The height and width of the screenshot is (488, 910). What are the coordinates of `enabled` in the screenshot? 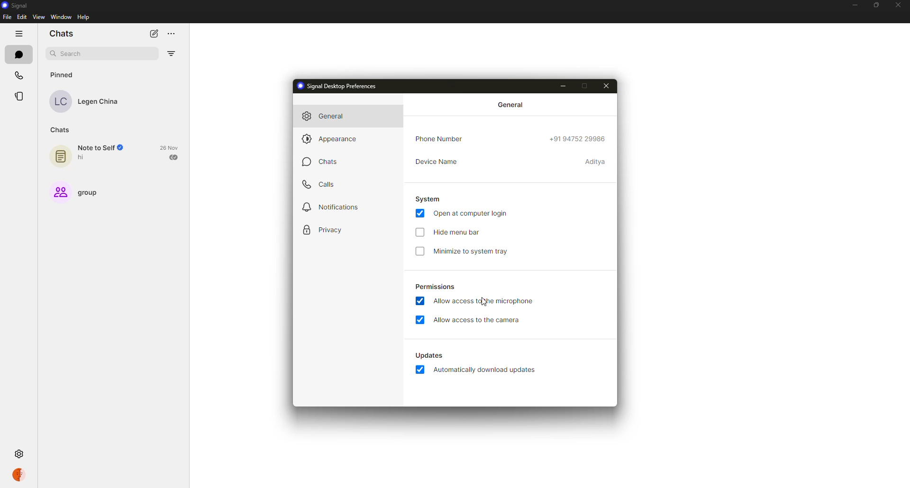 It's located at (421, 301).